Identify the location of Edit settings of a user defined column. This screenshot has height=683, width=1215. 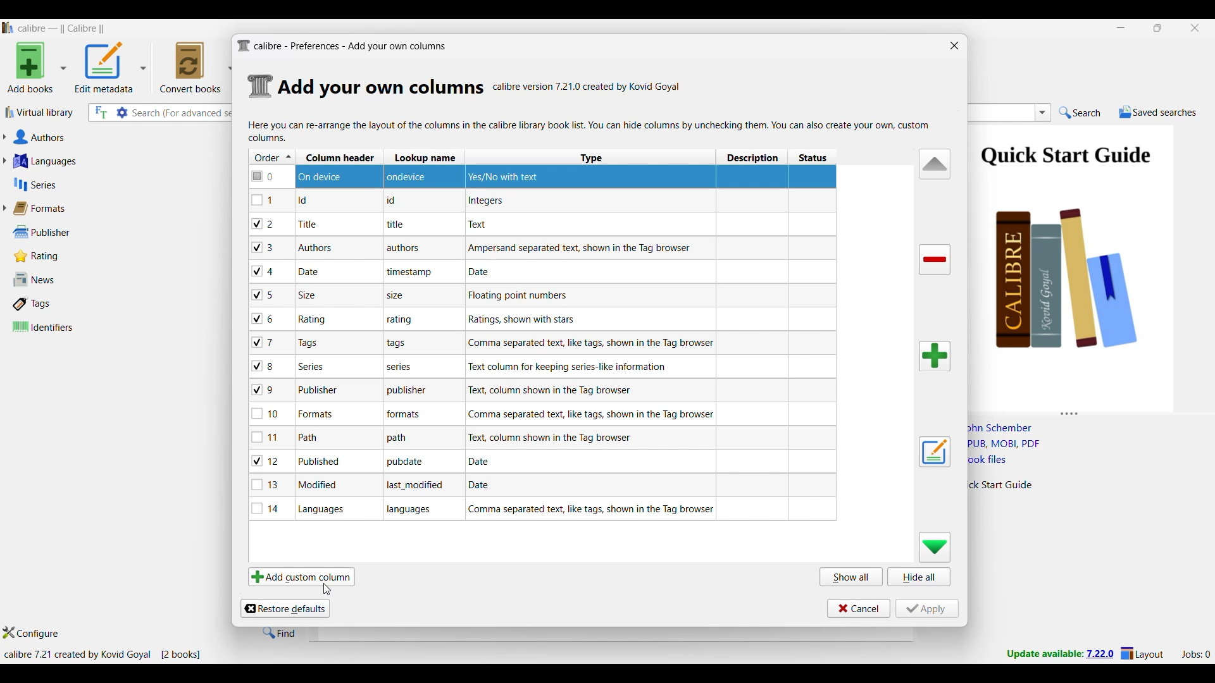
(935, 452).